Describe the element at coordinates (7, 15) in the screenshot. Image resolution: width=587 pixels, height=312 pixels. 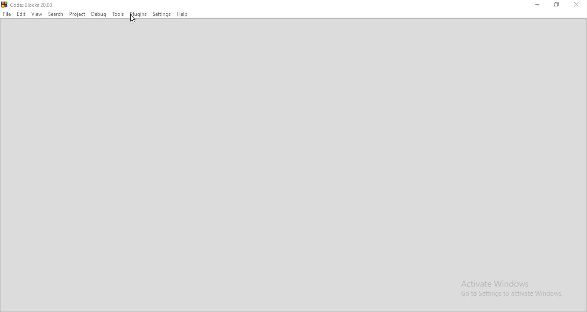
I see `file` at that location.